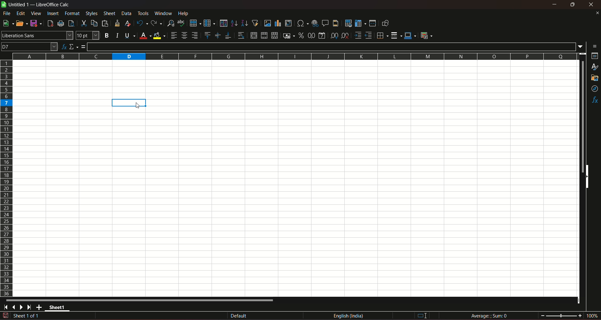 The image size is (601, 320). Describe the element at coordinates (335, 23) in the screenshot. I see `headers & footers` at that location.